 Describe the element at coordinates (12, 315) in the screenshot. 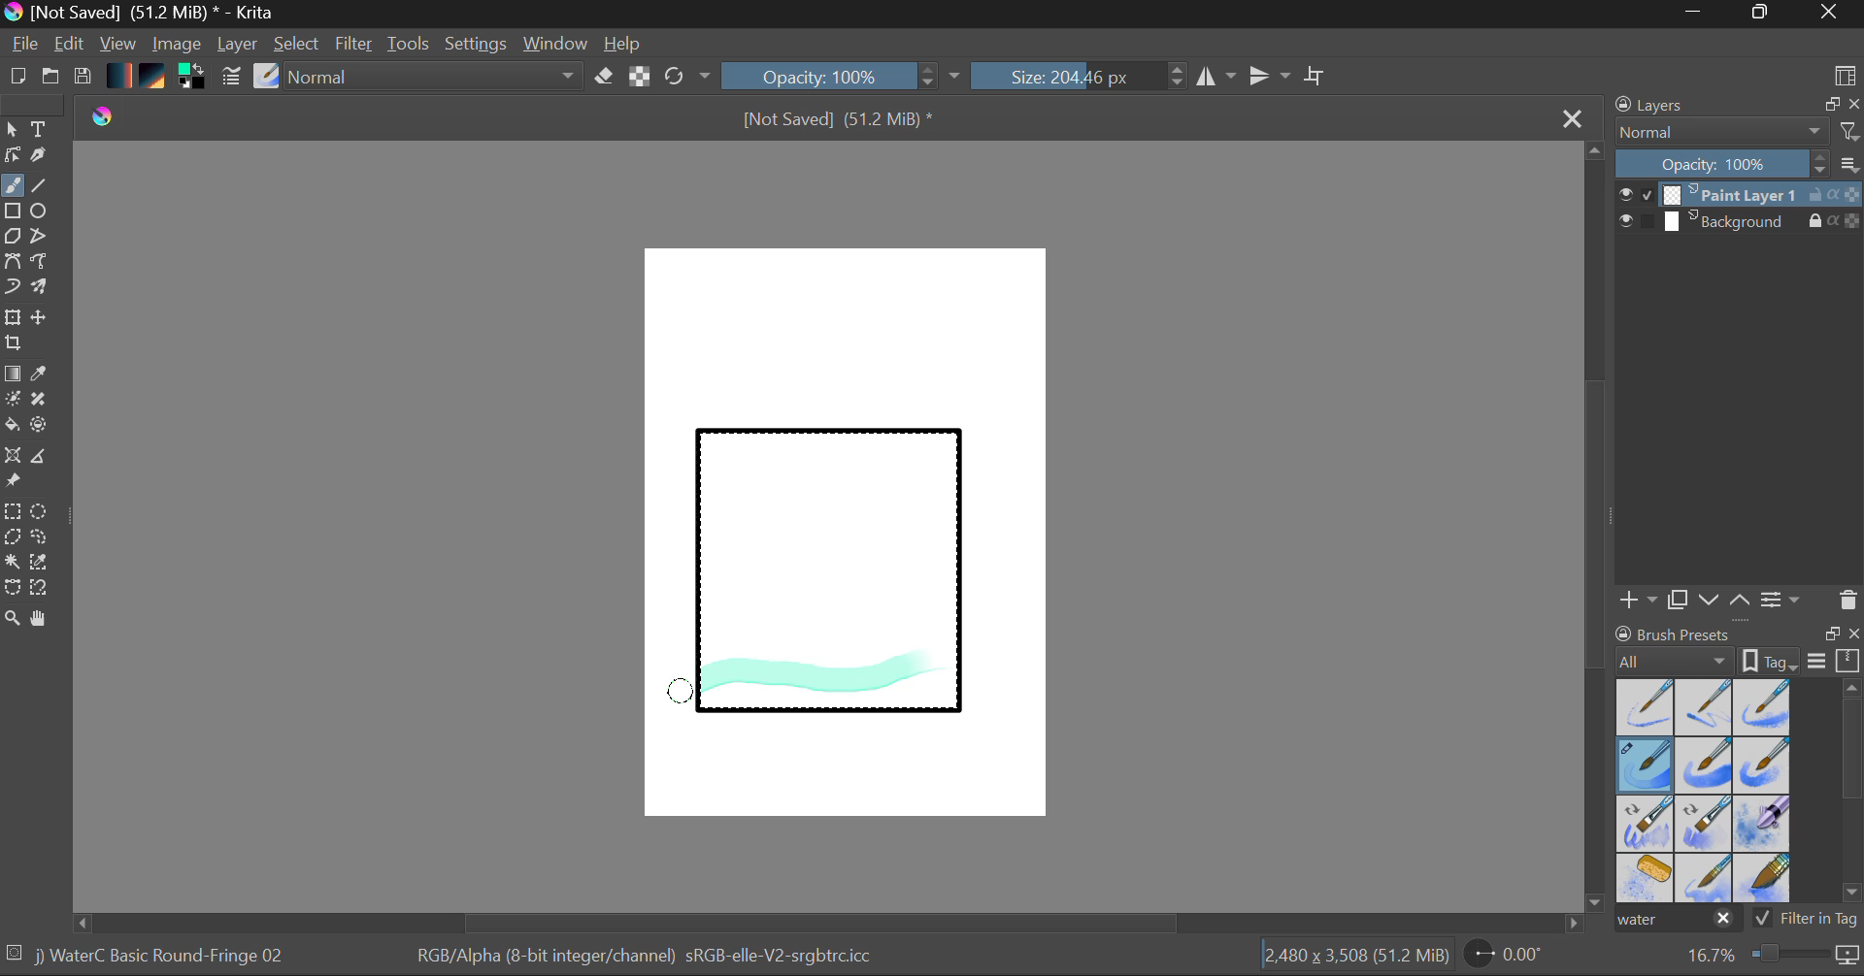

I see `Transform Layer` at that location.